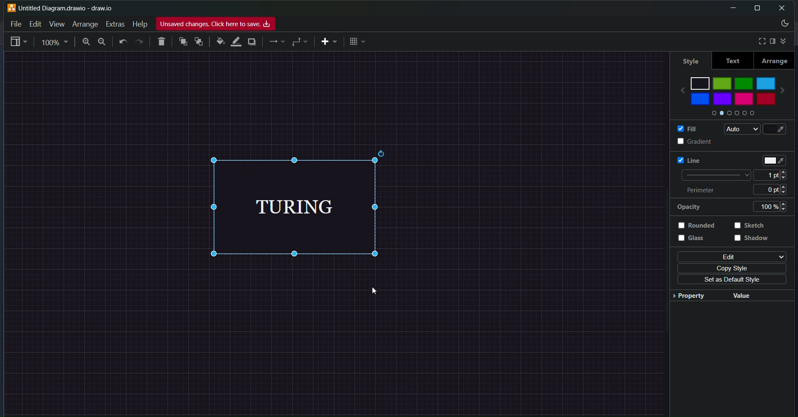  I want to click on Extras, so click(116, 23).